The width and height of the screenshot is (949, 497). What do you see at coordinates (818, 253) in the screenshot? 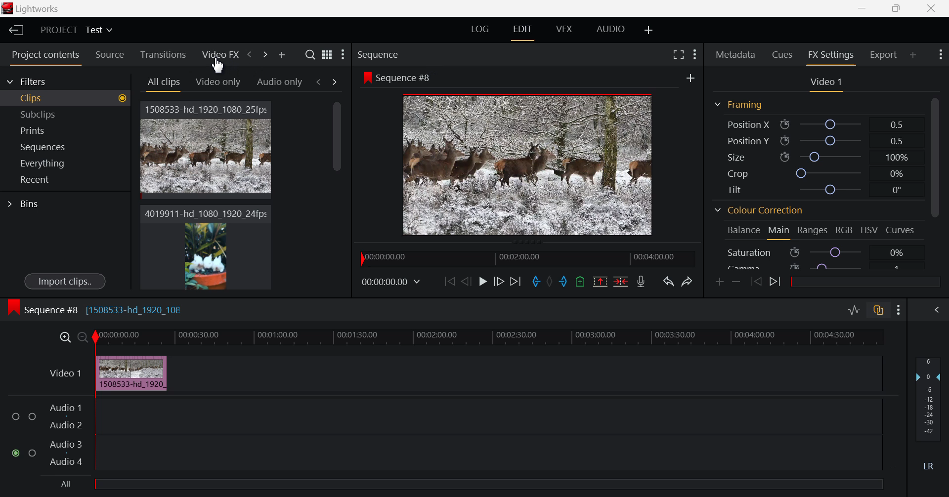
I see `Saturation` at bounding box center [818, 253].